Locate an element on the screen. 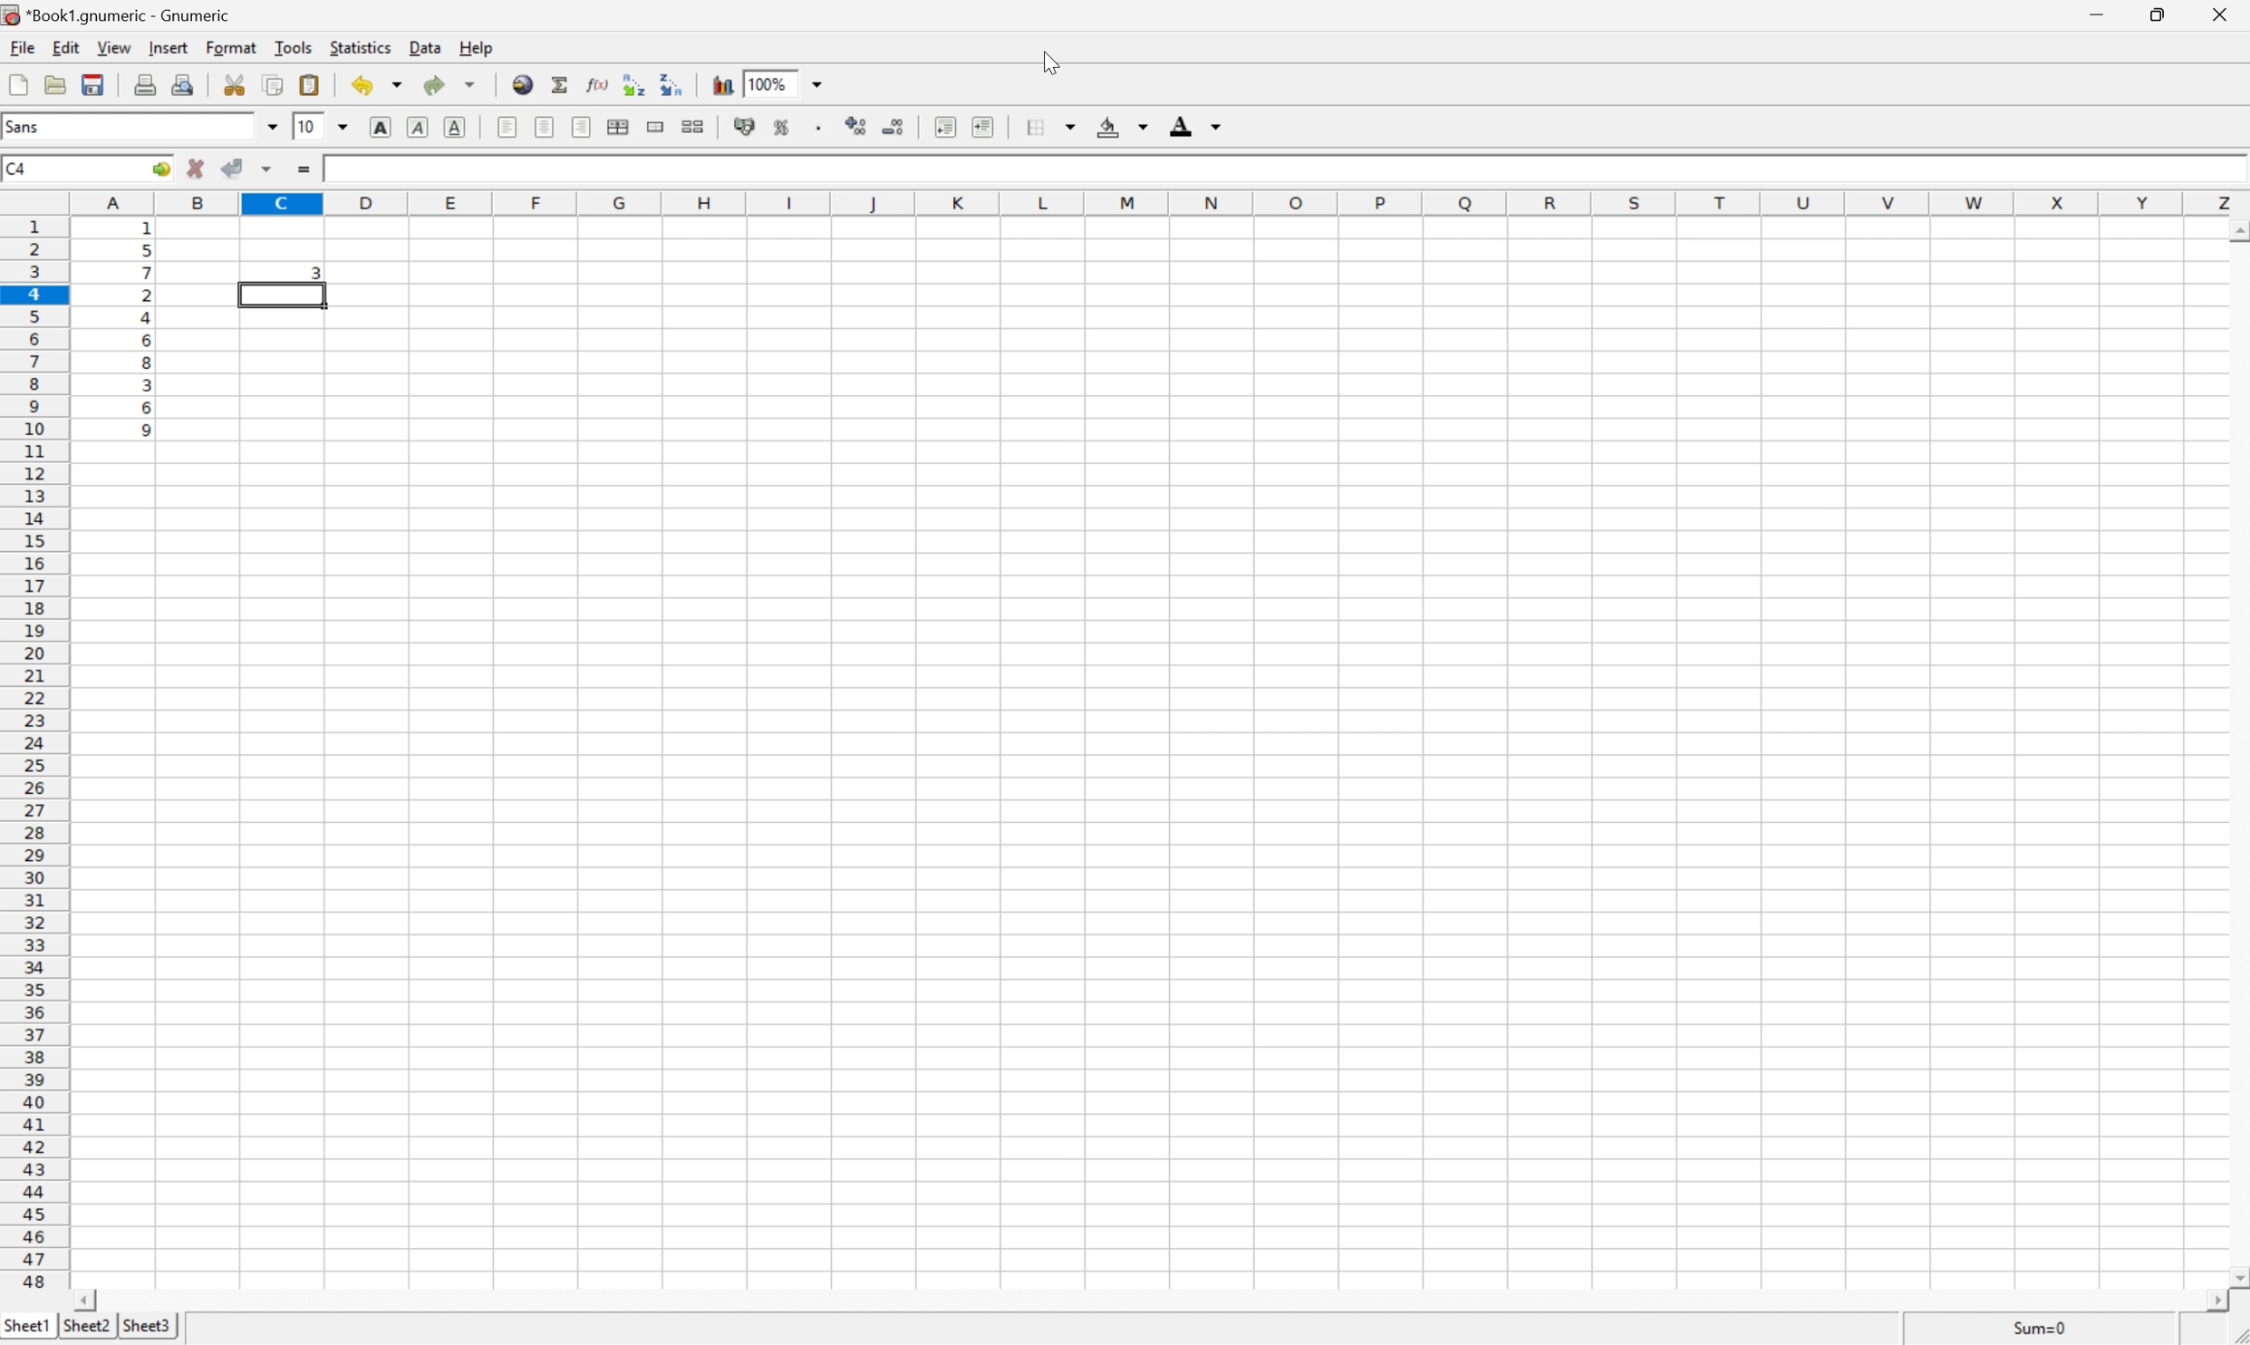  drop down is located at coordinates (823, 83).